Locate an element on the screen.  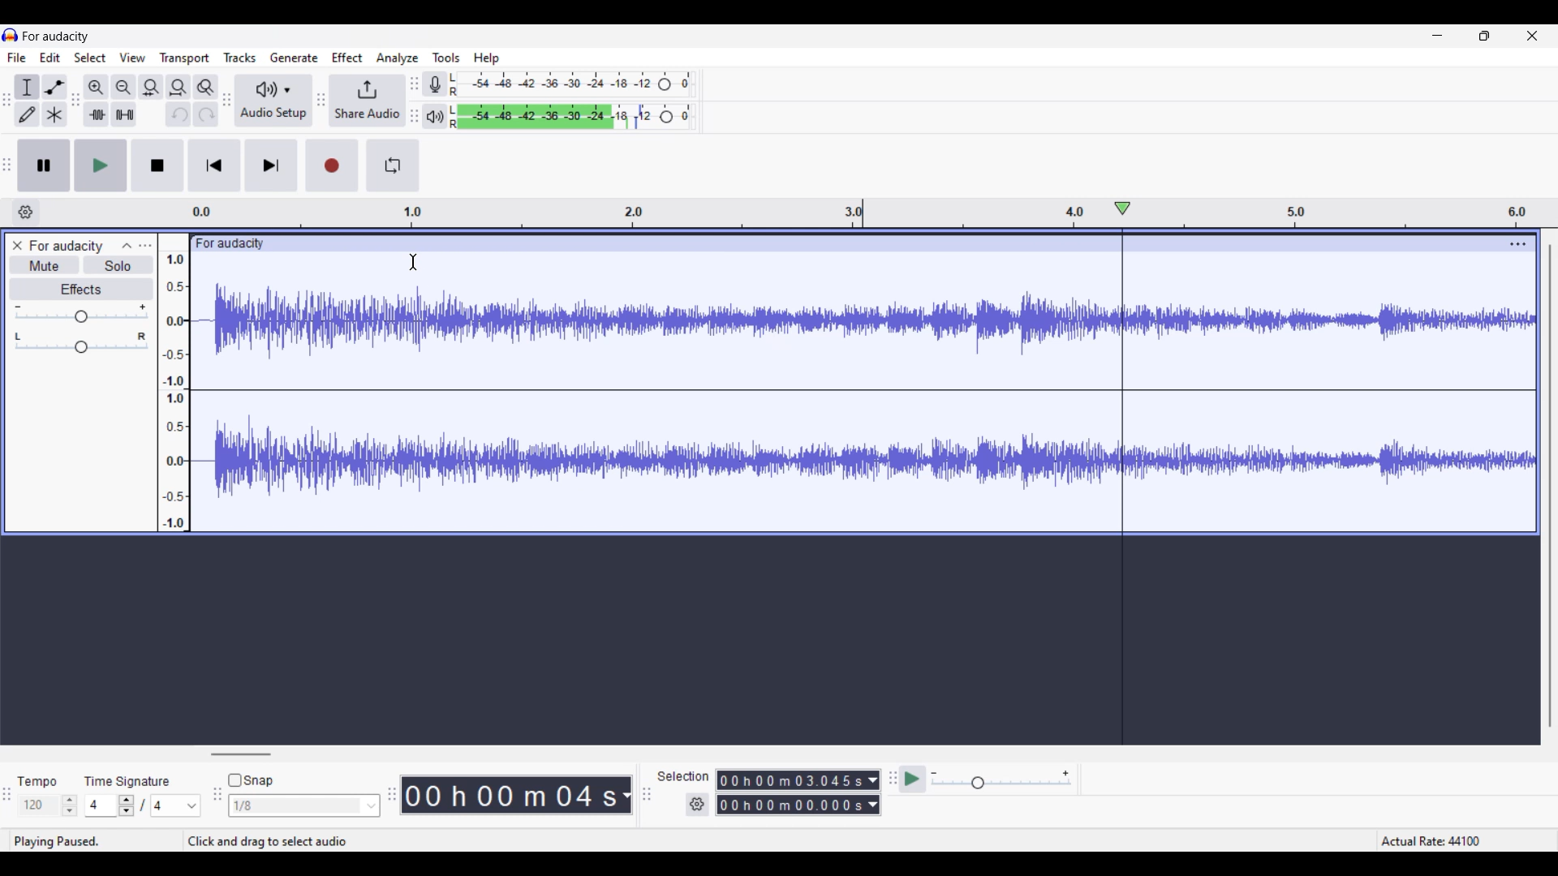
View menu is located at coordinates (133, 57).